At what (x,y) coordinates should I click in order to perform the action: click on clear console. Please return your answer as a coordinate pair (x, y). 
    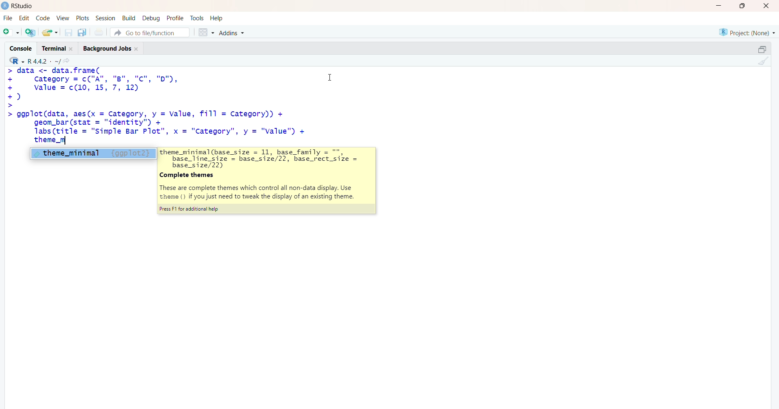
    Looking at the image, I should click on (762, 61).